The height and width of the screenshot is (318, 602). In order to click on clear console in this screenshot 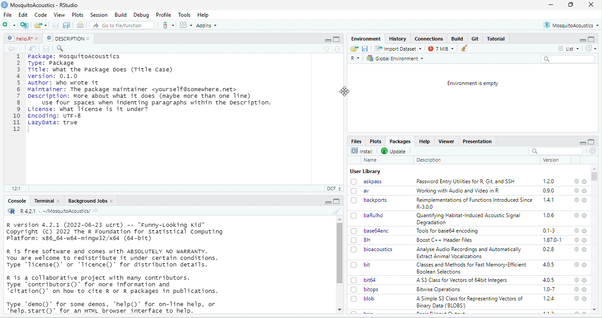, I will do `click(335, 211)`.